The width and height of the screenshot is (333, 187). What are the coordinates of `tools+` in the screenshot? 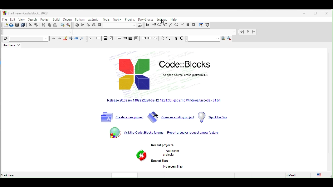 It's located at (118, 19).